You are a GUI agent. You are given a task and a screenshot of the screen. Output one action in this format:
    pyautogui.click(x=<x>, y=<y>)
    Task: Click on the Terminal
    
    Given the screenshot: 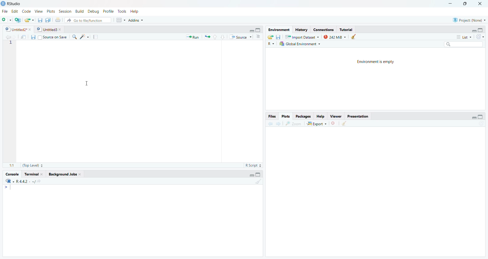 What is the action you would take?
    pyautogui.click(x=34, y=174)
    